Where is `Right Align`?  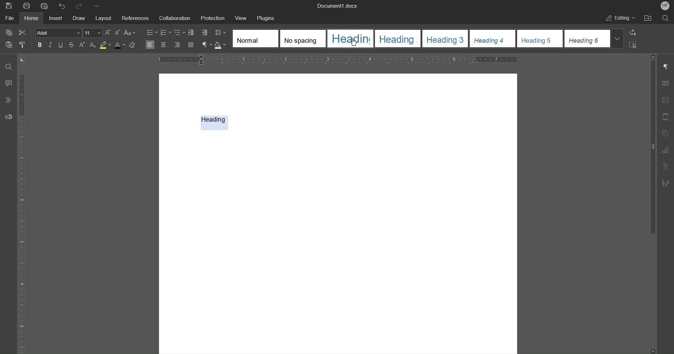 Right Align is located at coordinates (178, 45).